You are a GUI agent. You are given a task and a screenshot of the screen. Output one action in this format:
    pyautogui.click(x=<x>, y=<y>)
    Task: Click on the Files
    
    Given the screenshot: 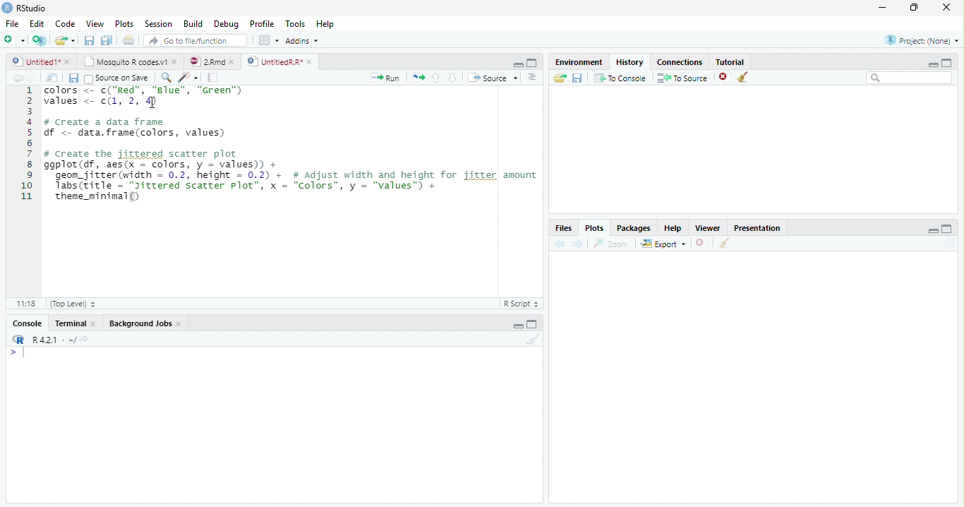 What is the action you would take?
    pyautogui.click(x=564, y=228)
    